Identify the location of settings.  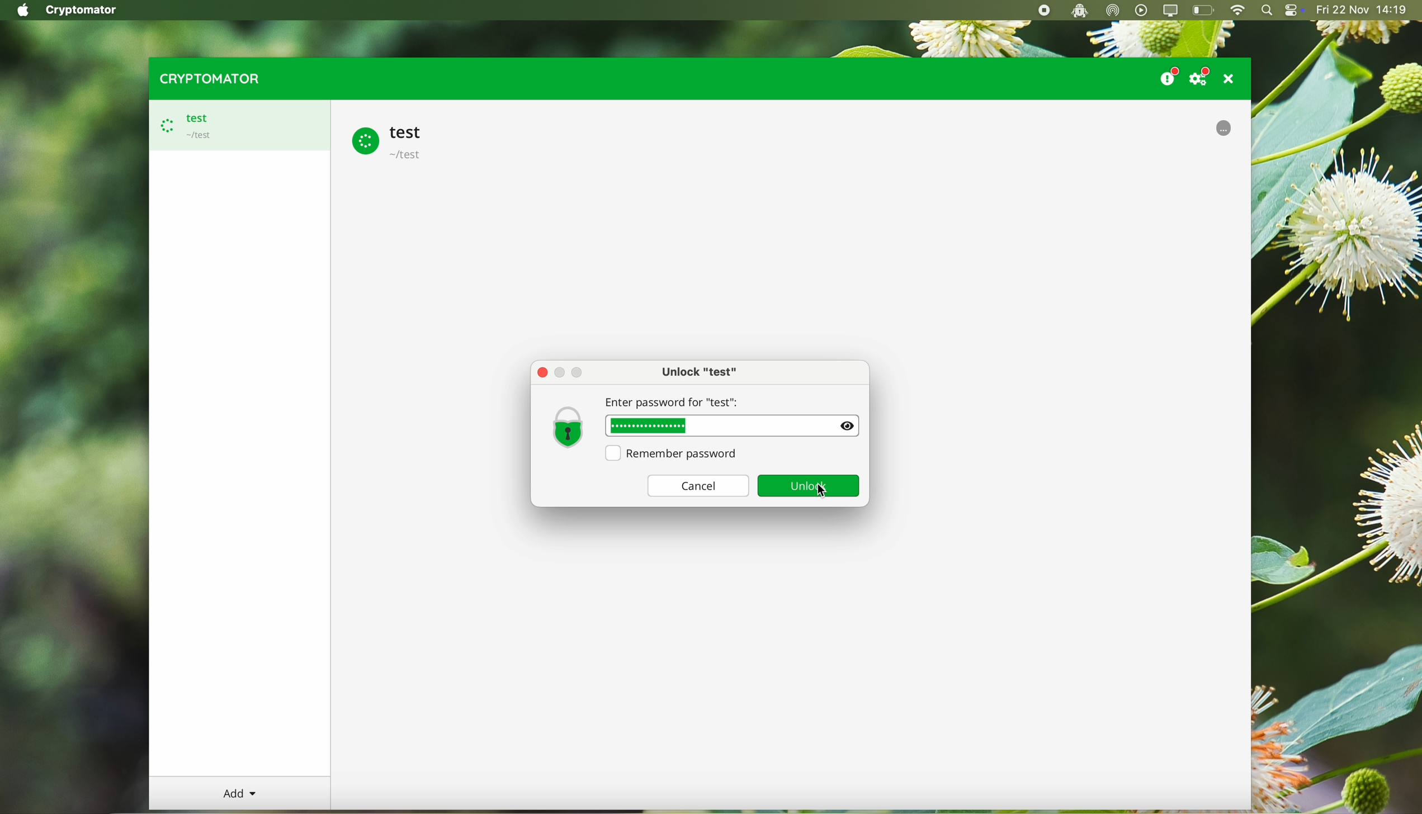
(1202, 76).